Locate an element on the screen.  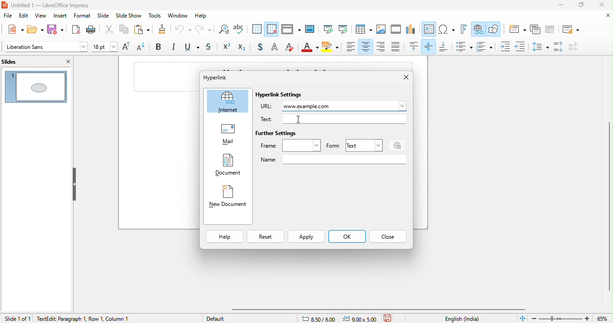
strikethrough is located at coordinates (210, 48).